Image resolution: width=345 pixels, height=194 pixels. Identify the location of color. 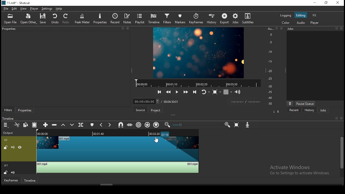
(288, 23).